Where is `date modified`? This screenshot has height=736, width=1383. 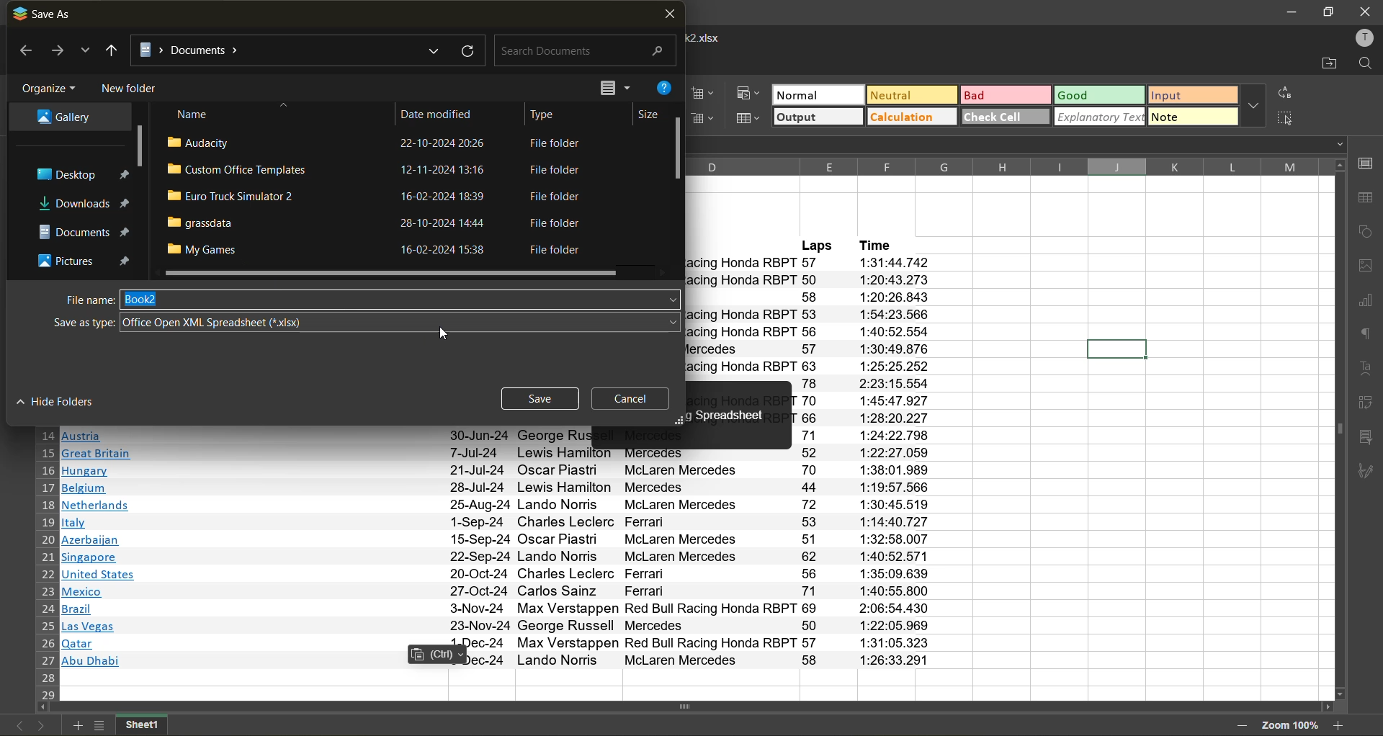
date modified is located at coordinates (446, 112).